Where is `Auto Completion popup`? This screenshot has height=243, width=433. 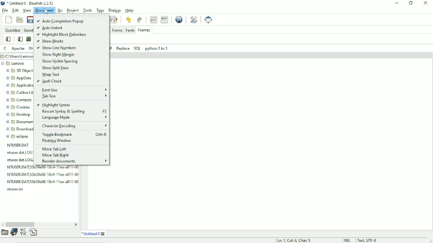
Auto Completion popup is located at coordinates (61, 20).